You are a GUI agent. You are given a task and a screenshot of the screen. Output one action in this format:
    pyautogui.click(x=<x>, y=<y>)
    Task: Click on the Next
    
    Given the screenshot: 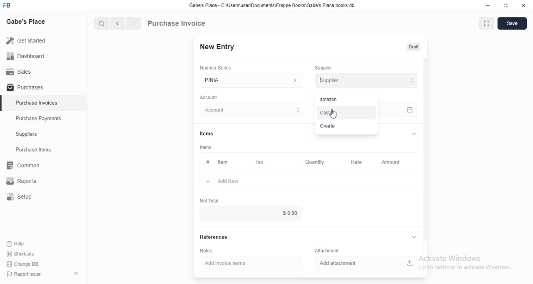 What is the action you would take?
    pyautogui.click(x=134, y=23)
    